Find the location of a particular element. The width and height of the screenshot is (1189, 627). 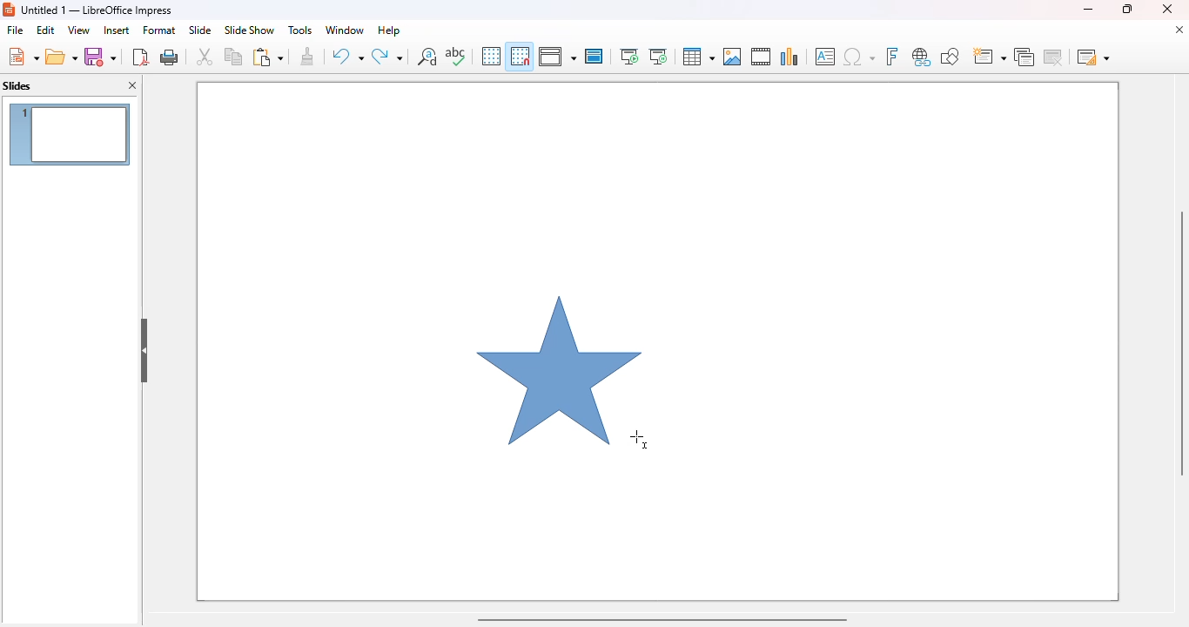

display views is located at coordinates (557, 57).